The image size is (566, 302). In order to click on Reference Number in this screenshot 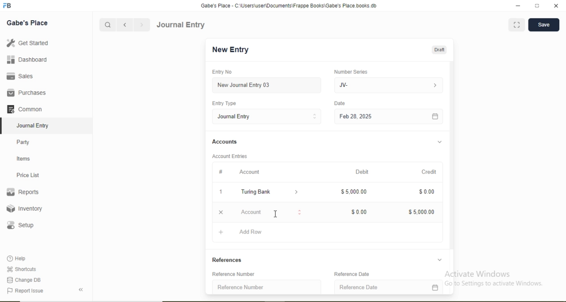, I will do `click(234, 274)`.